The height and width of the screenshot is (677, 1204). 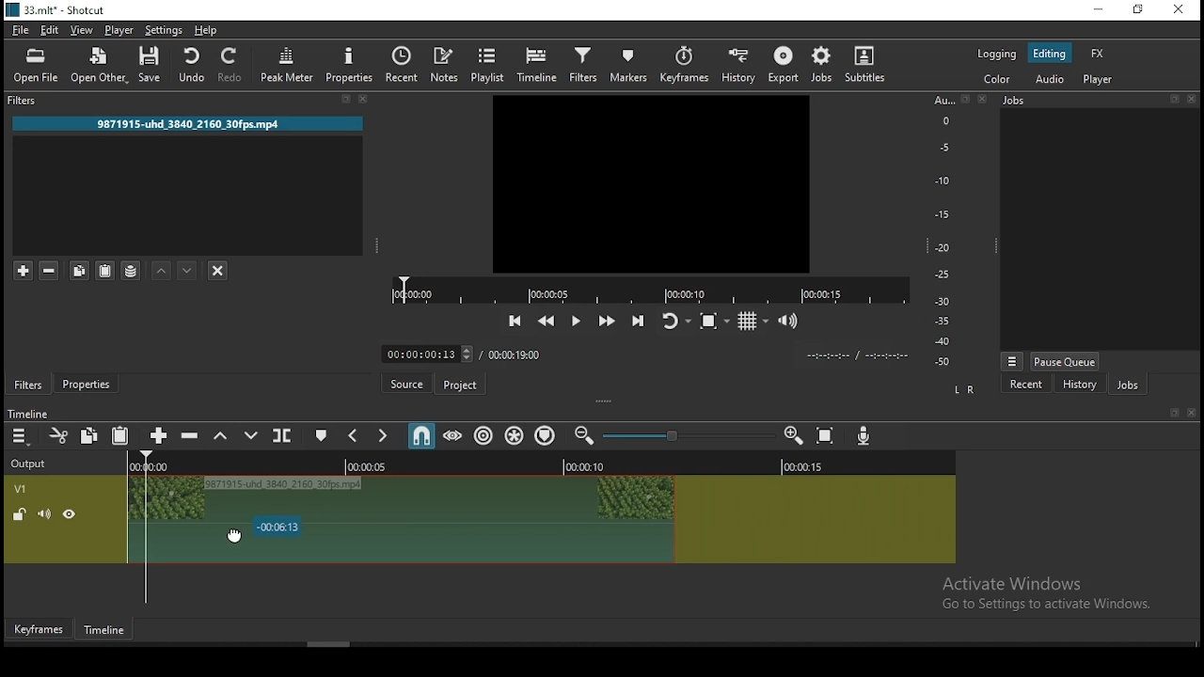 What do you see at coordinates (1021, 100) in the screenshot?
I see `Jobs` at bounding box center [1021, 100].